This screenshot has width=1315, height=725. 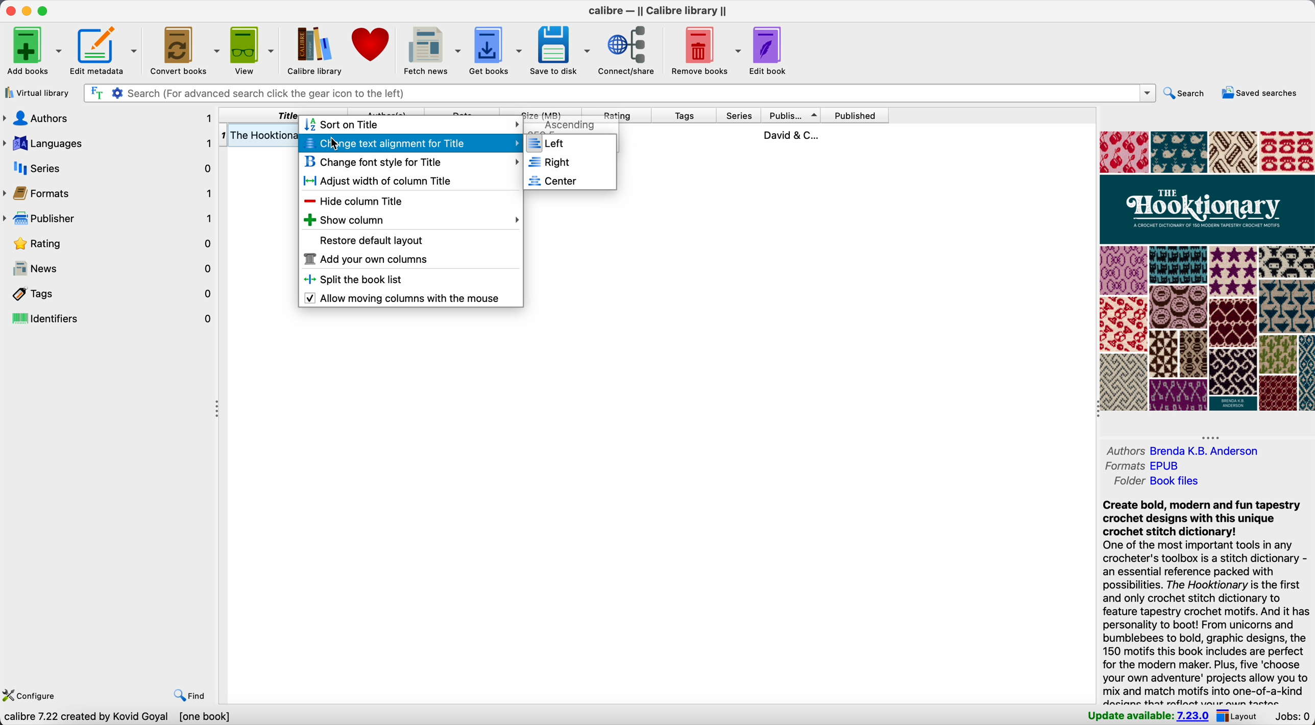 I want to click on show column, so click(x=410, y=219).